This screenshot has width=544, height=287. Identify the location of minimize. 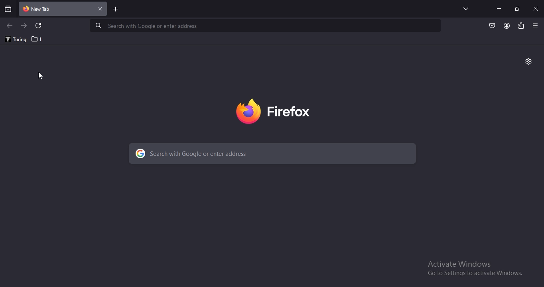
(499, 9).